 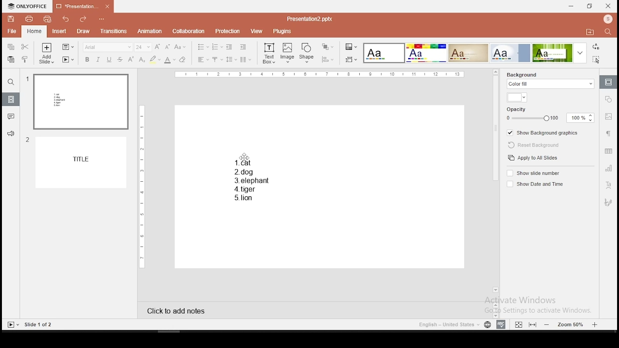 What do you see at coordinates (486, 324) in the screenshot?
I see `language` at bounding box center [486, 324].